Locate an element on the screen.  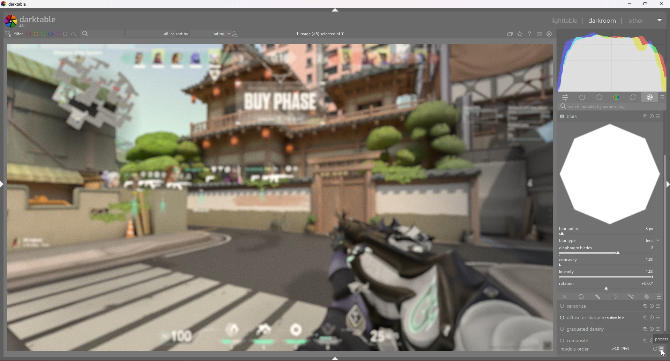
filter is located at coordinates (14, 34).